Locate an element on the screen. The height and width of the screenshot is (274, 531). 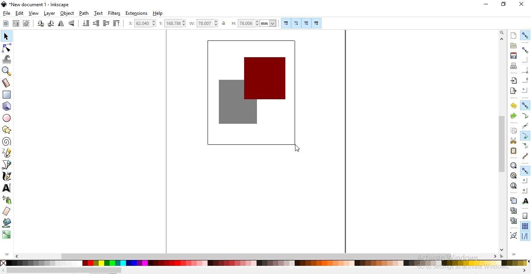
undo is located at coordinates (514, 106).